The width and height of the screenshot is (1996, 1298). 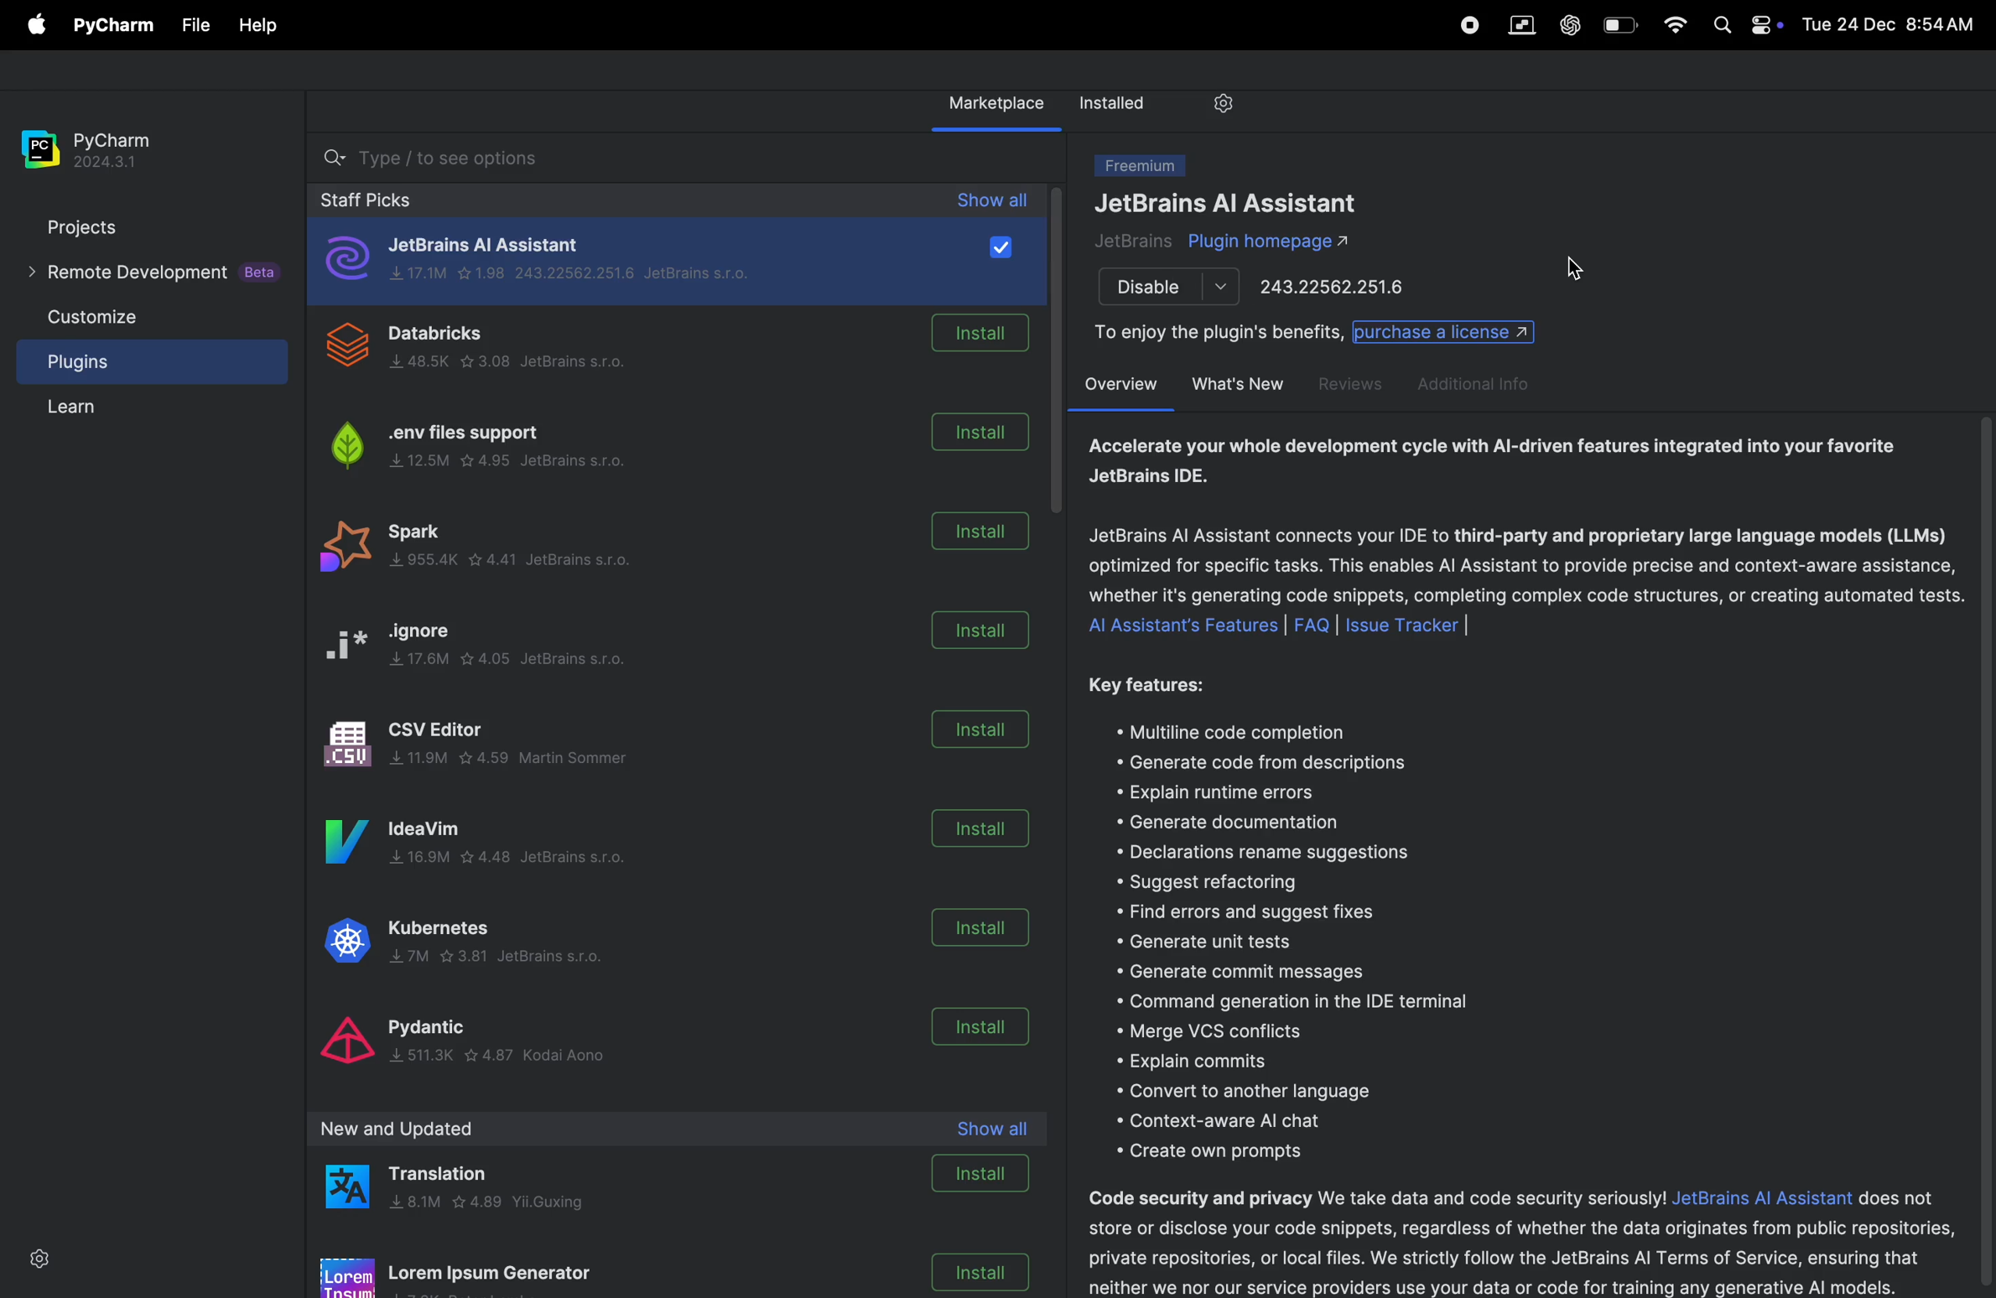 I want to click on date and time, so click(x=1889, y=26).